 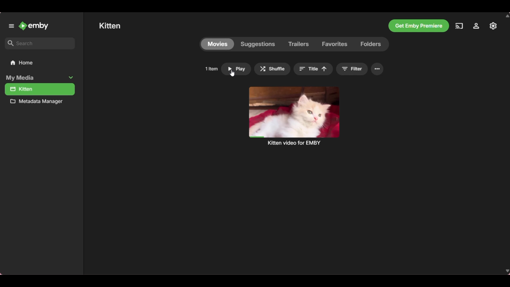 I want to click on Go to home page, so click(x=33, y=26).